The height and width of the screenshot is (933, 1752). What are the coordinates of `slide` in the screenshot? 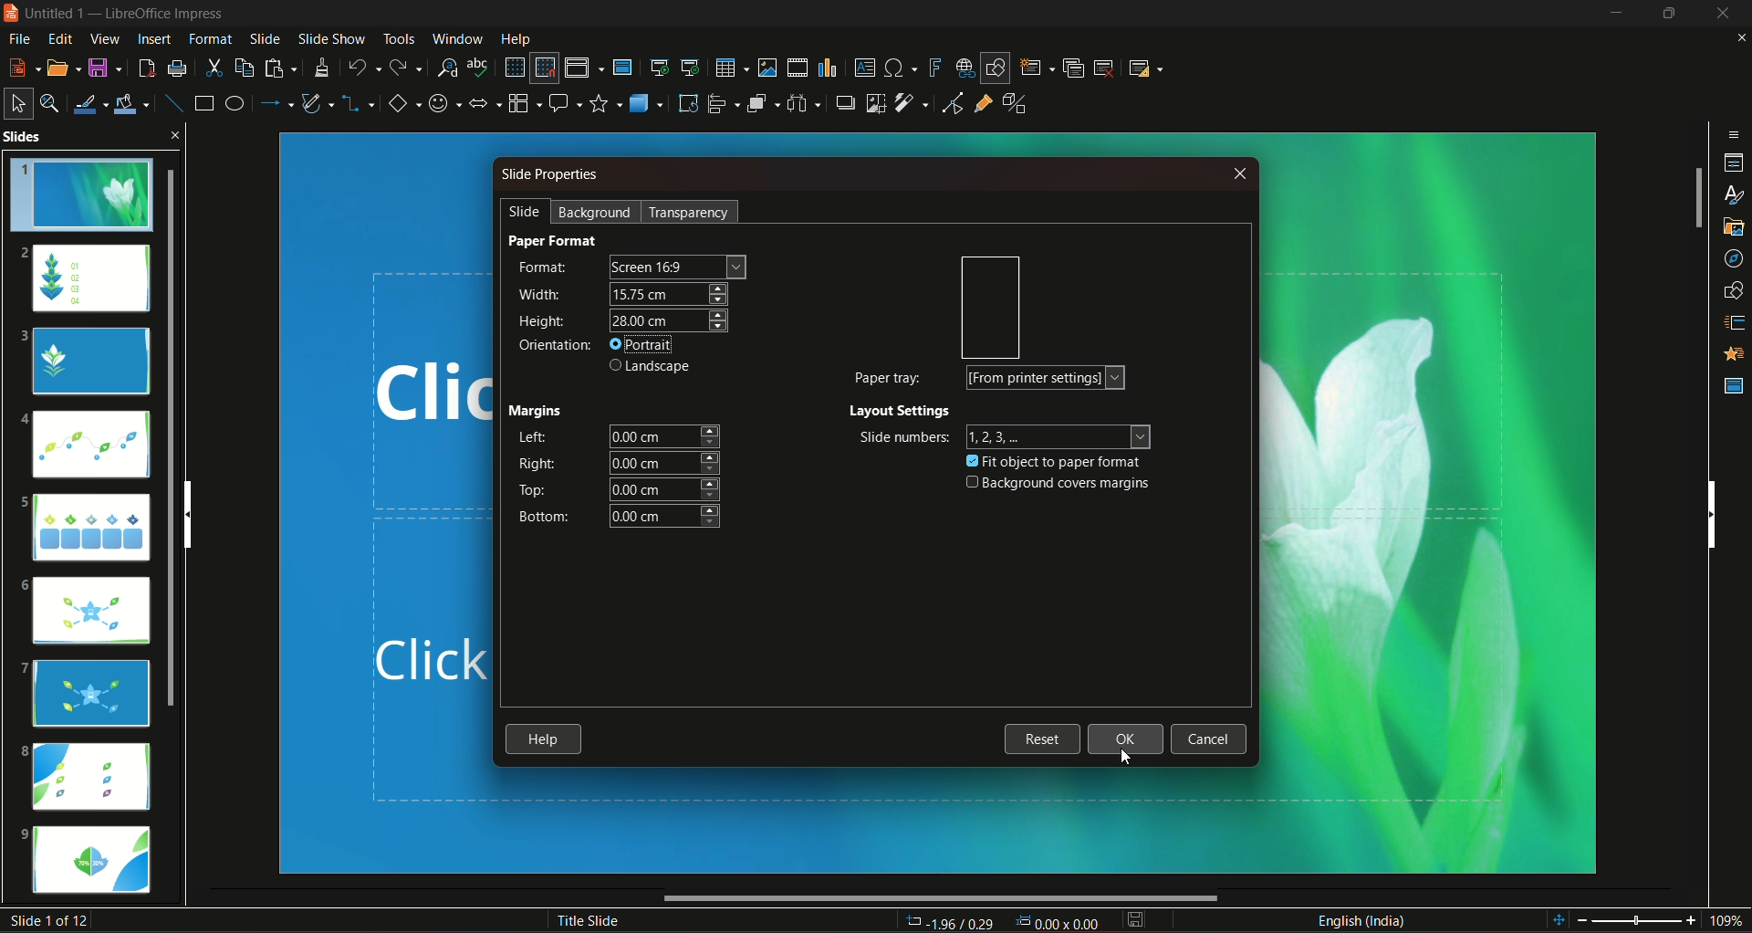 It's located at (265, 38).